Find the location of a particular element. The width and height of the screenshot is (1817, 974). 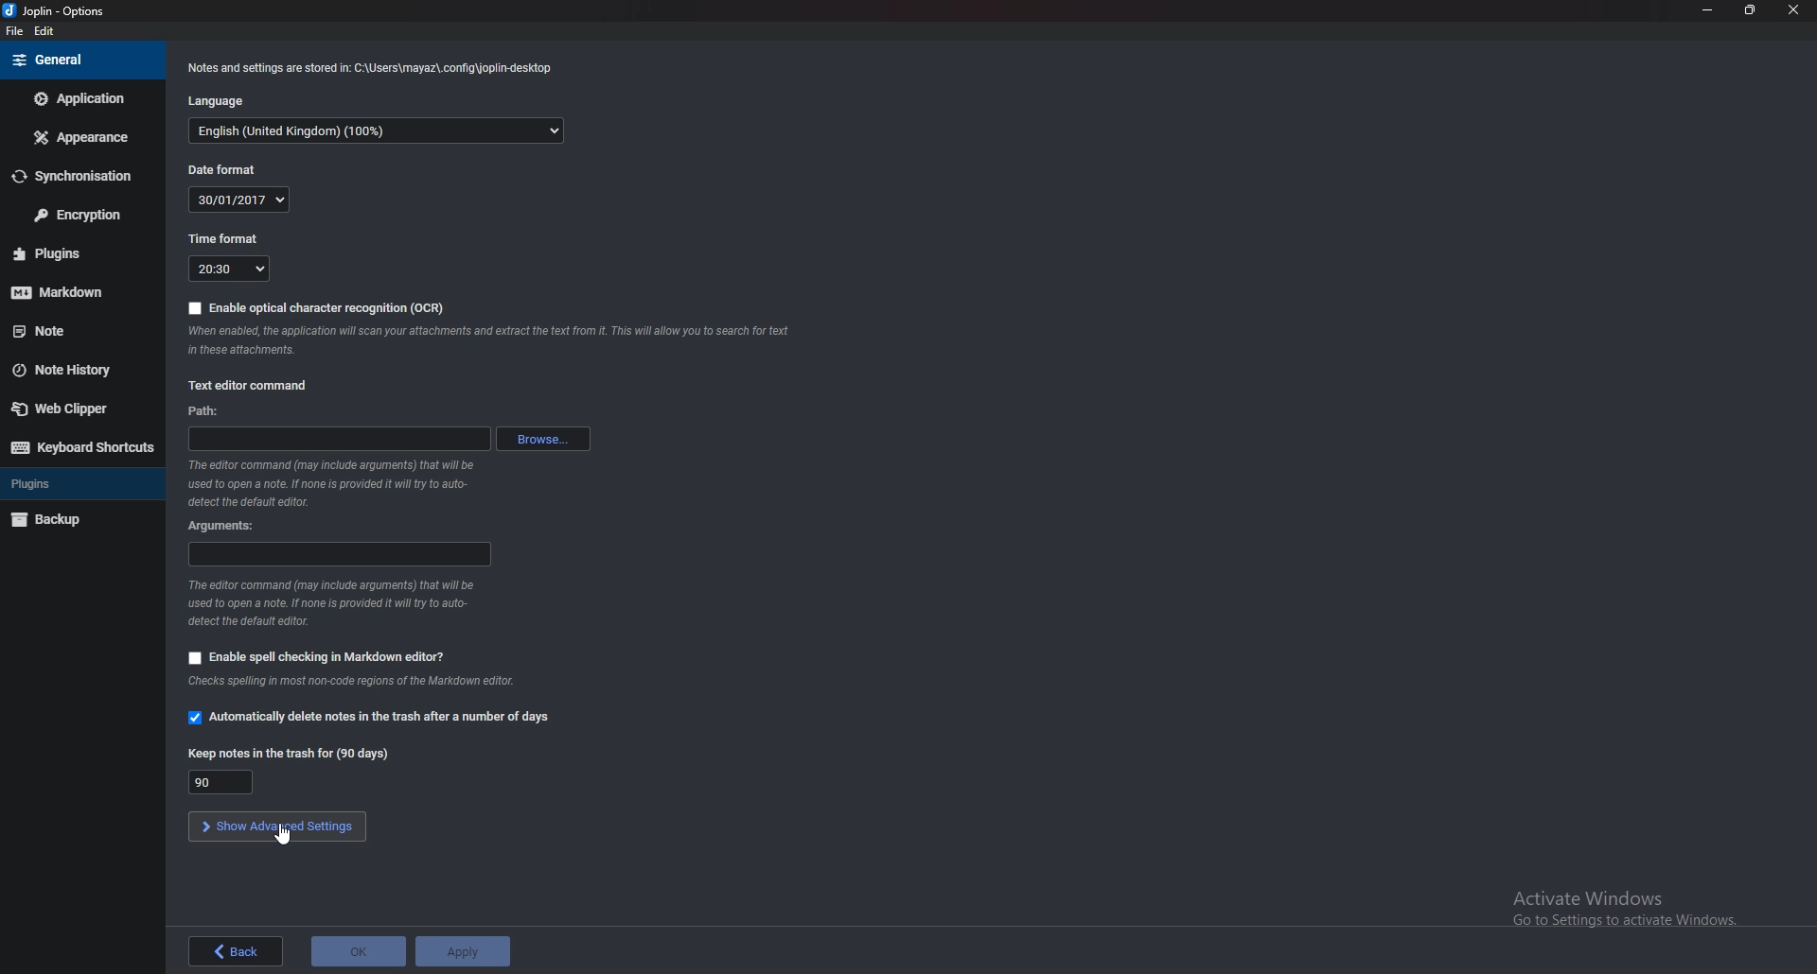

info is located at coordinates (394, 683).